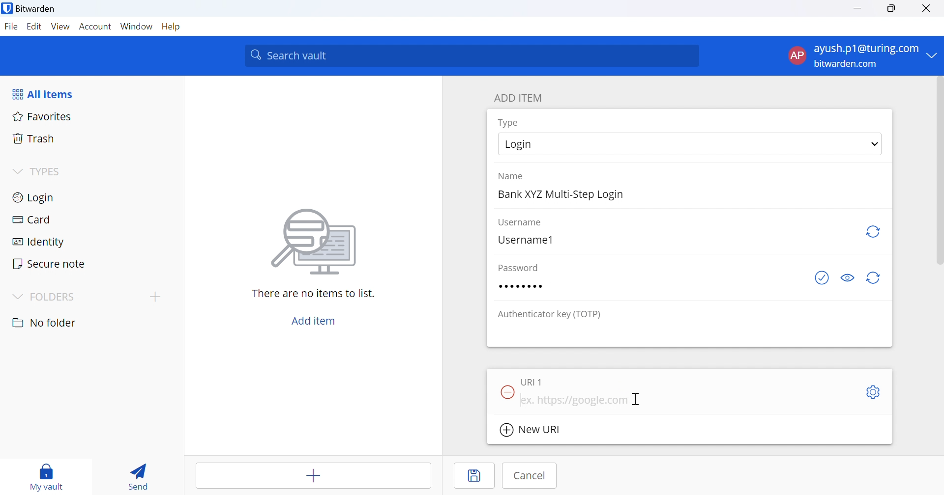 Image resolution: width=944 pixels, height=495 pixels. I want to click on No folder, so click(45, 323).